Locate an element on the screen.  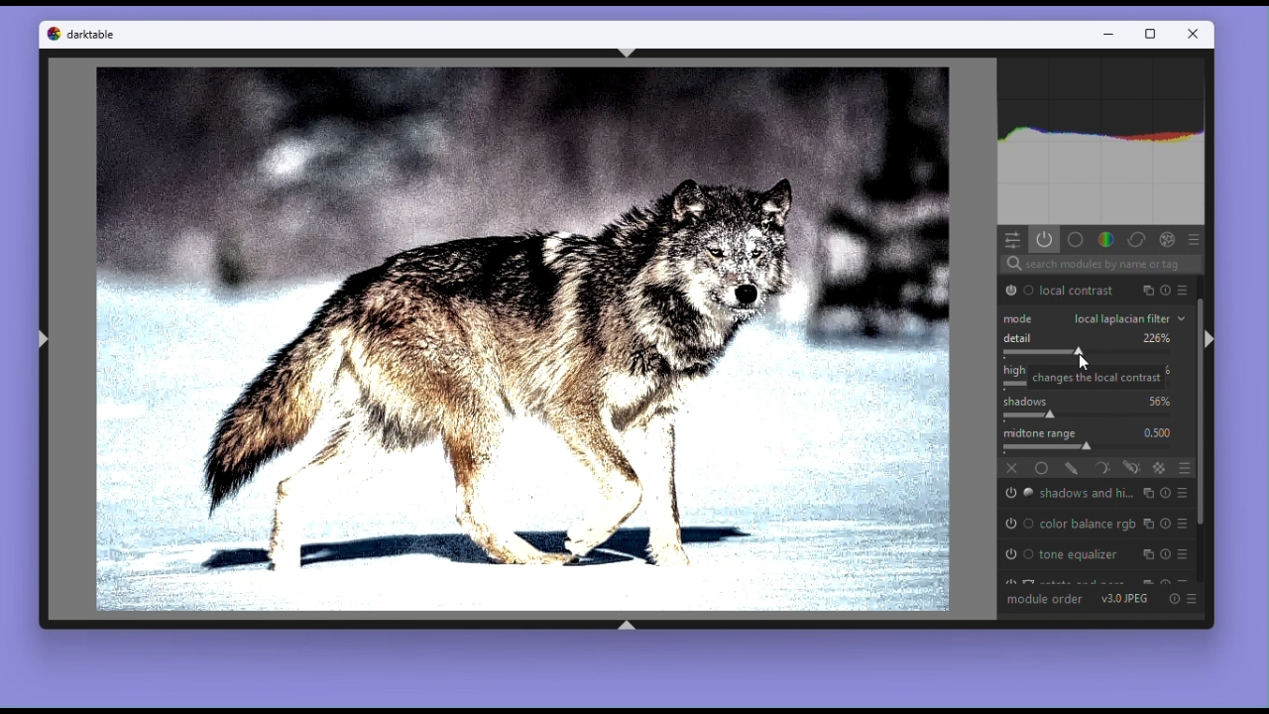
search modules by name or tag is located at coordinates (1170, 290).